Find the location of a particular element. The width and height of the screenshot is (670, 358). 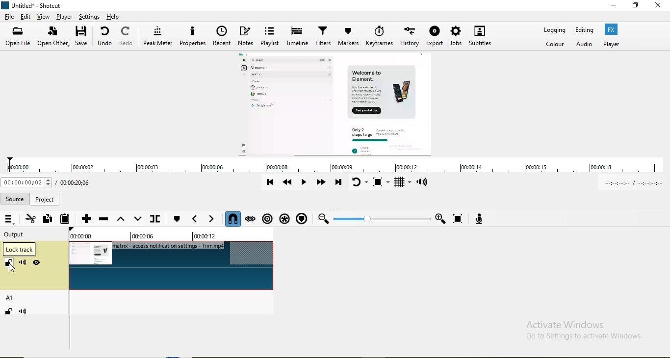

Edit is located at coordinates (26, 18).